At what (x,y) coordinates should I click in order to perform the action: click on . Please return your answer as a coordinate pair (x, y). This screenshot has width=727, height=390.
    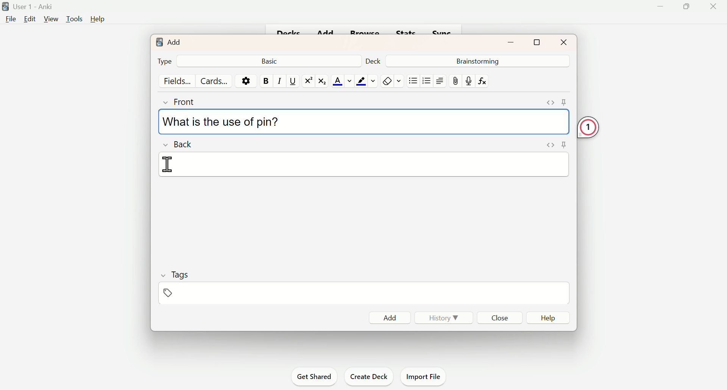
    Looking at the image, I should click on (168, 62).